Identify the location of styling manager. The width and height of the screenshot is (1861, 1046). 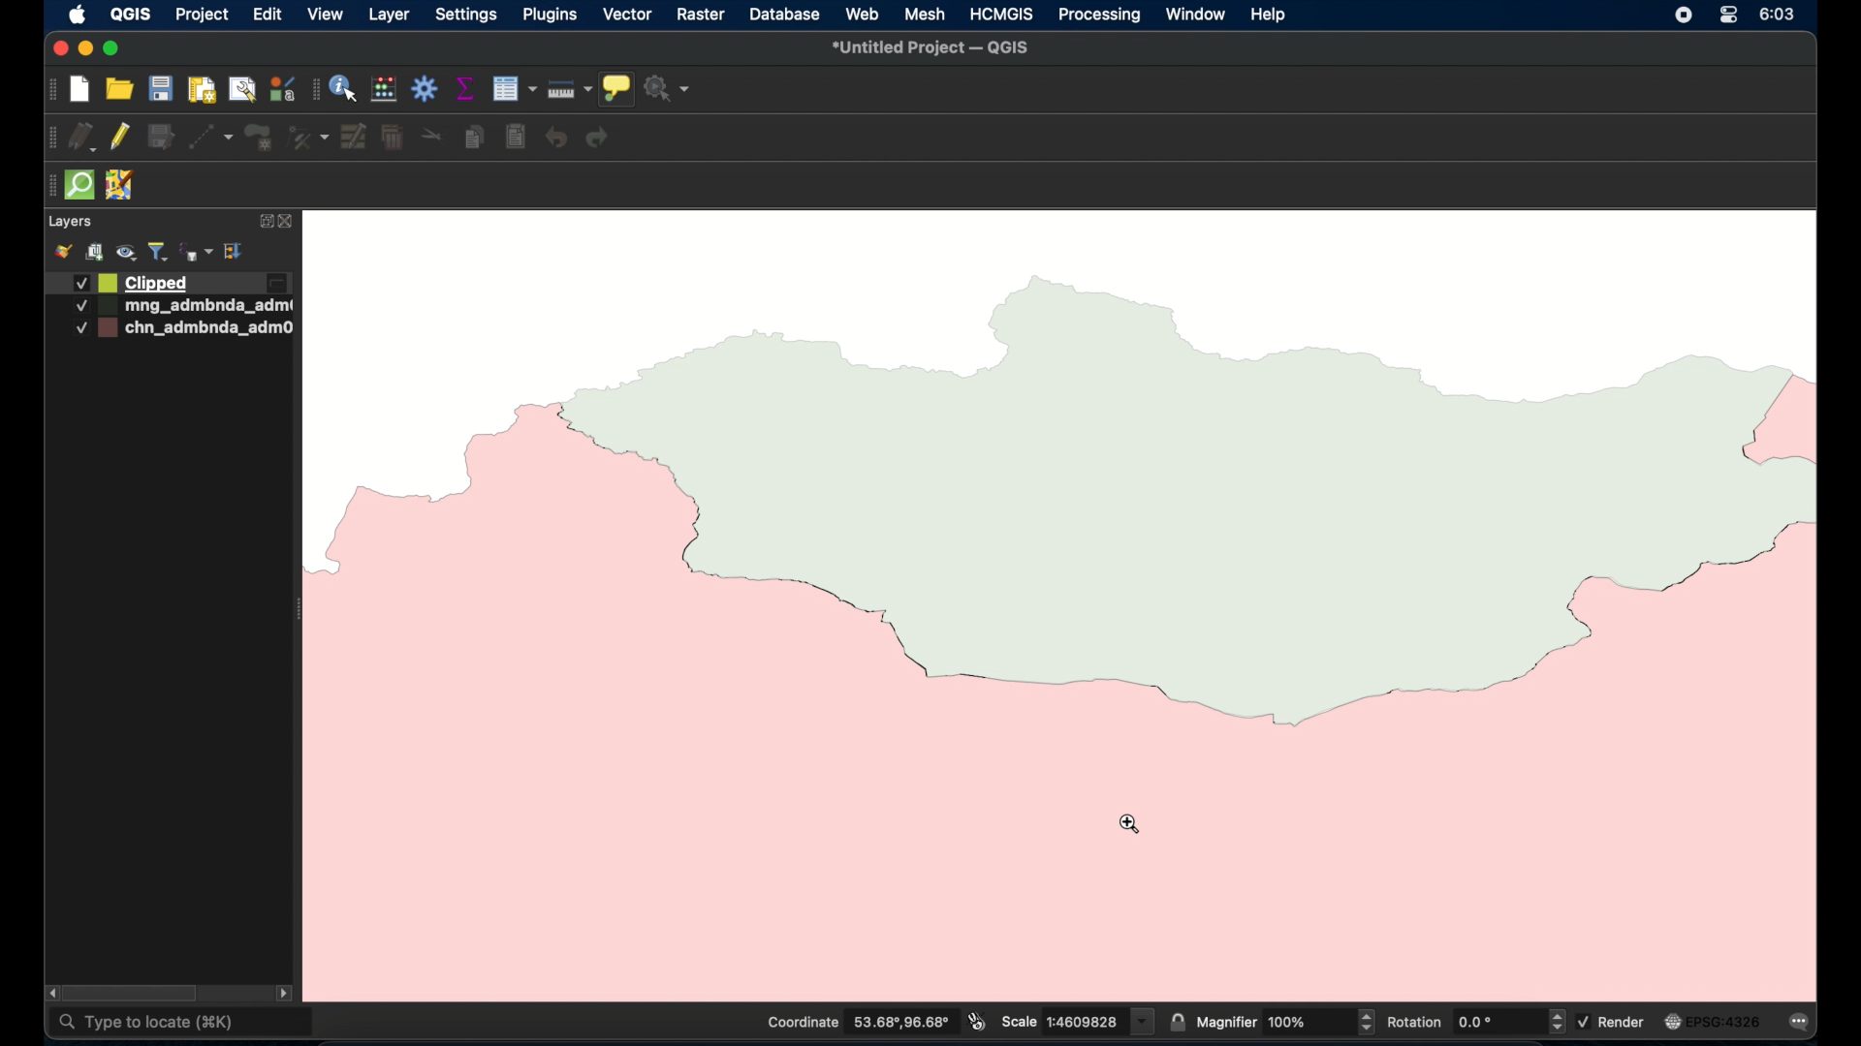
(281, 88).